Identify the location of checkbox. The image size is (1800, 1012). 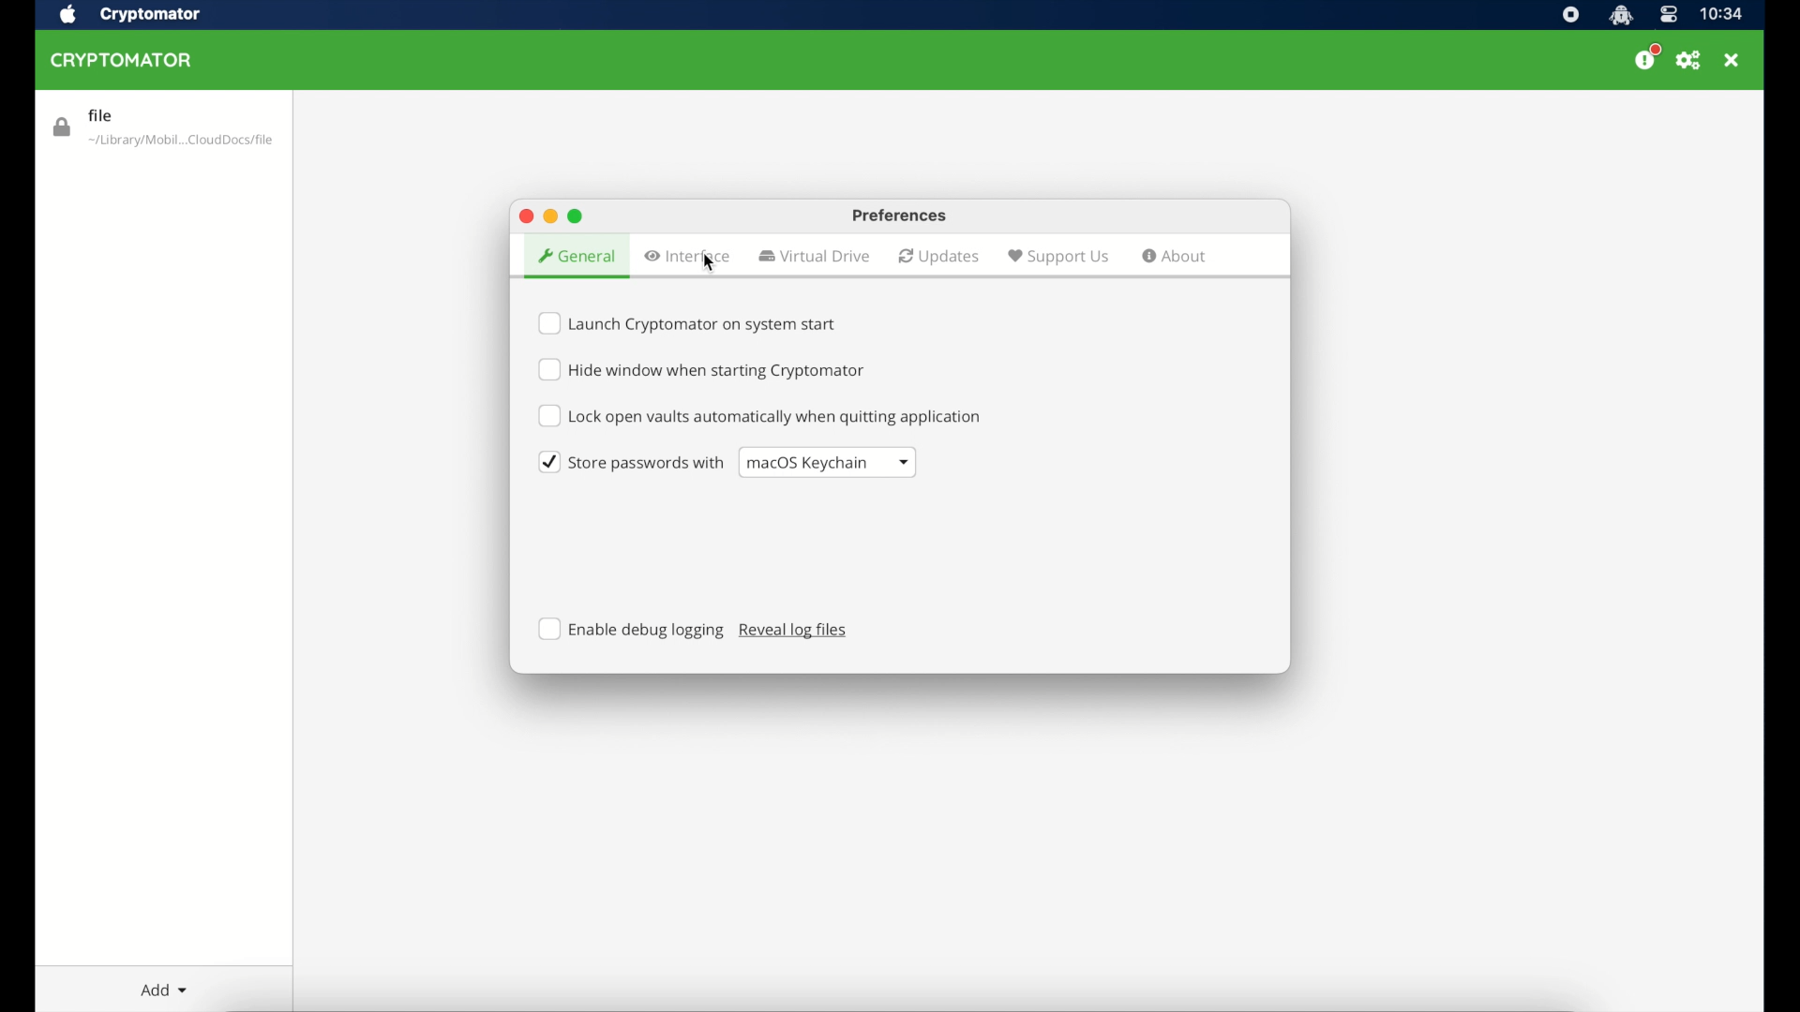
(632, 464).